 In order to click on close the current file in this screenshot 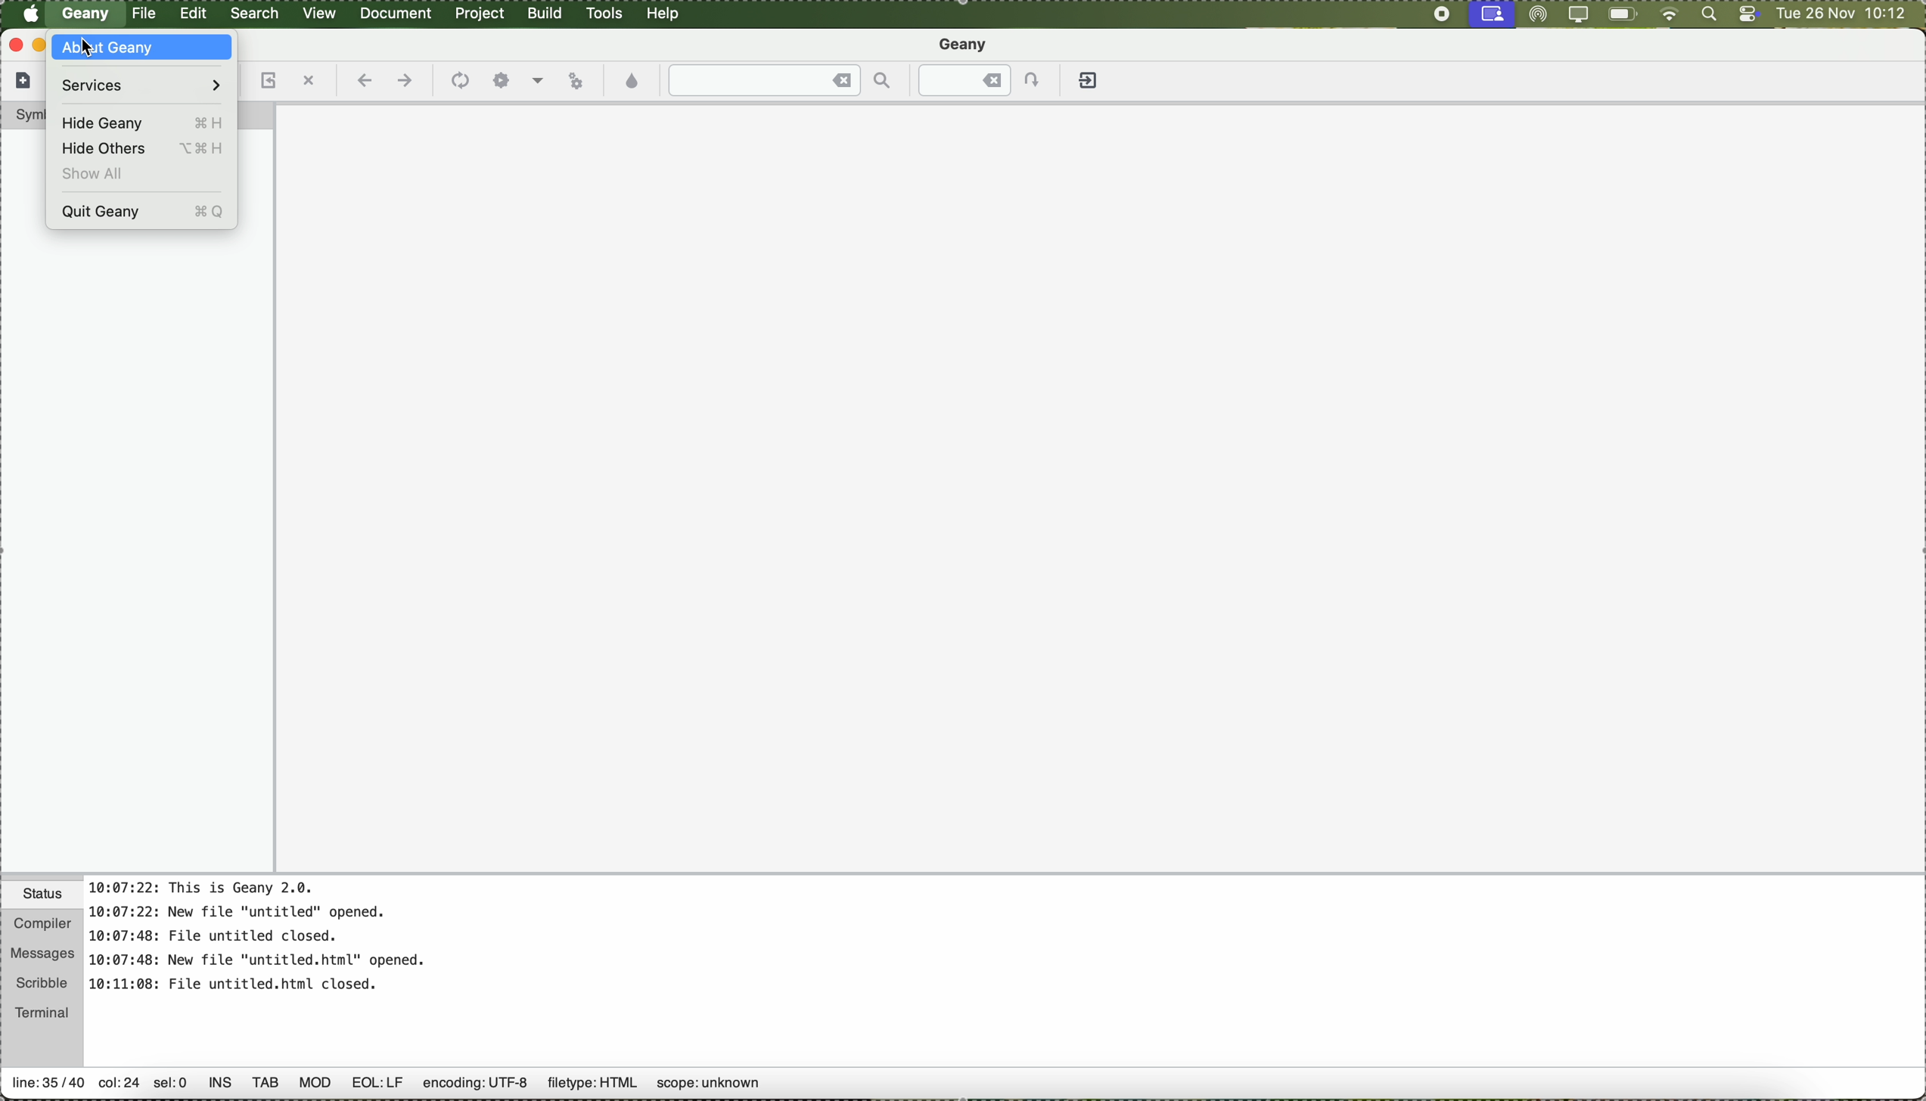, I will do `click(310, 80)`.